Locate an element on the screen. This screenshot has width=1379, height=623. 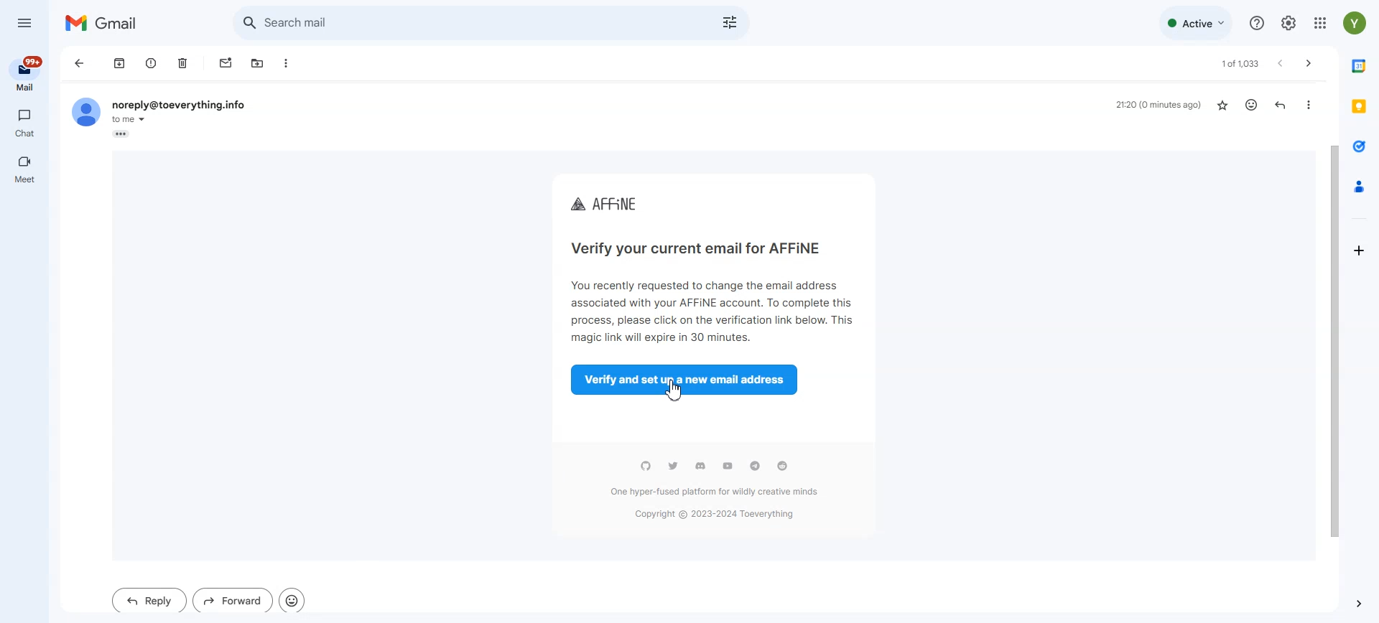
Tasks is located at coordinates (1359, 148).